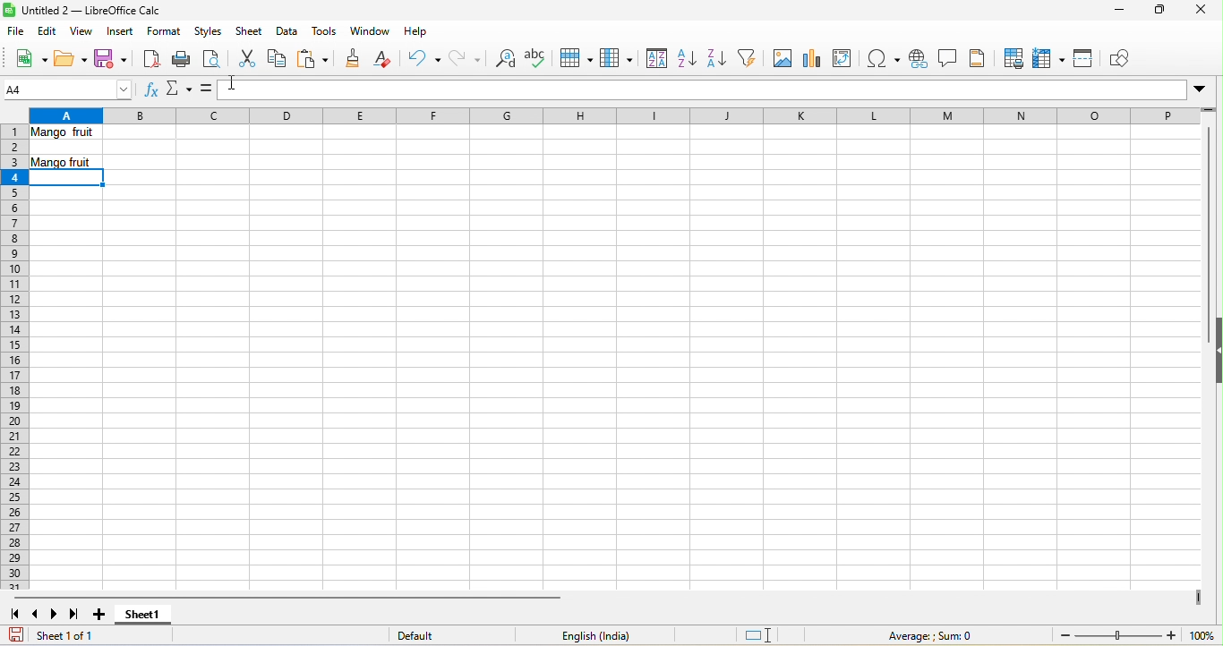 The height and width of the screenshot is (646, 1223). I want to click on sort descending, so click(716, 60).